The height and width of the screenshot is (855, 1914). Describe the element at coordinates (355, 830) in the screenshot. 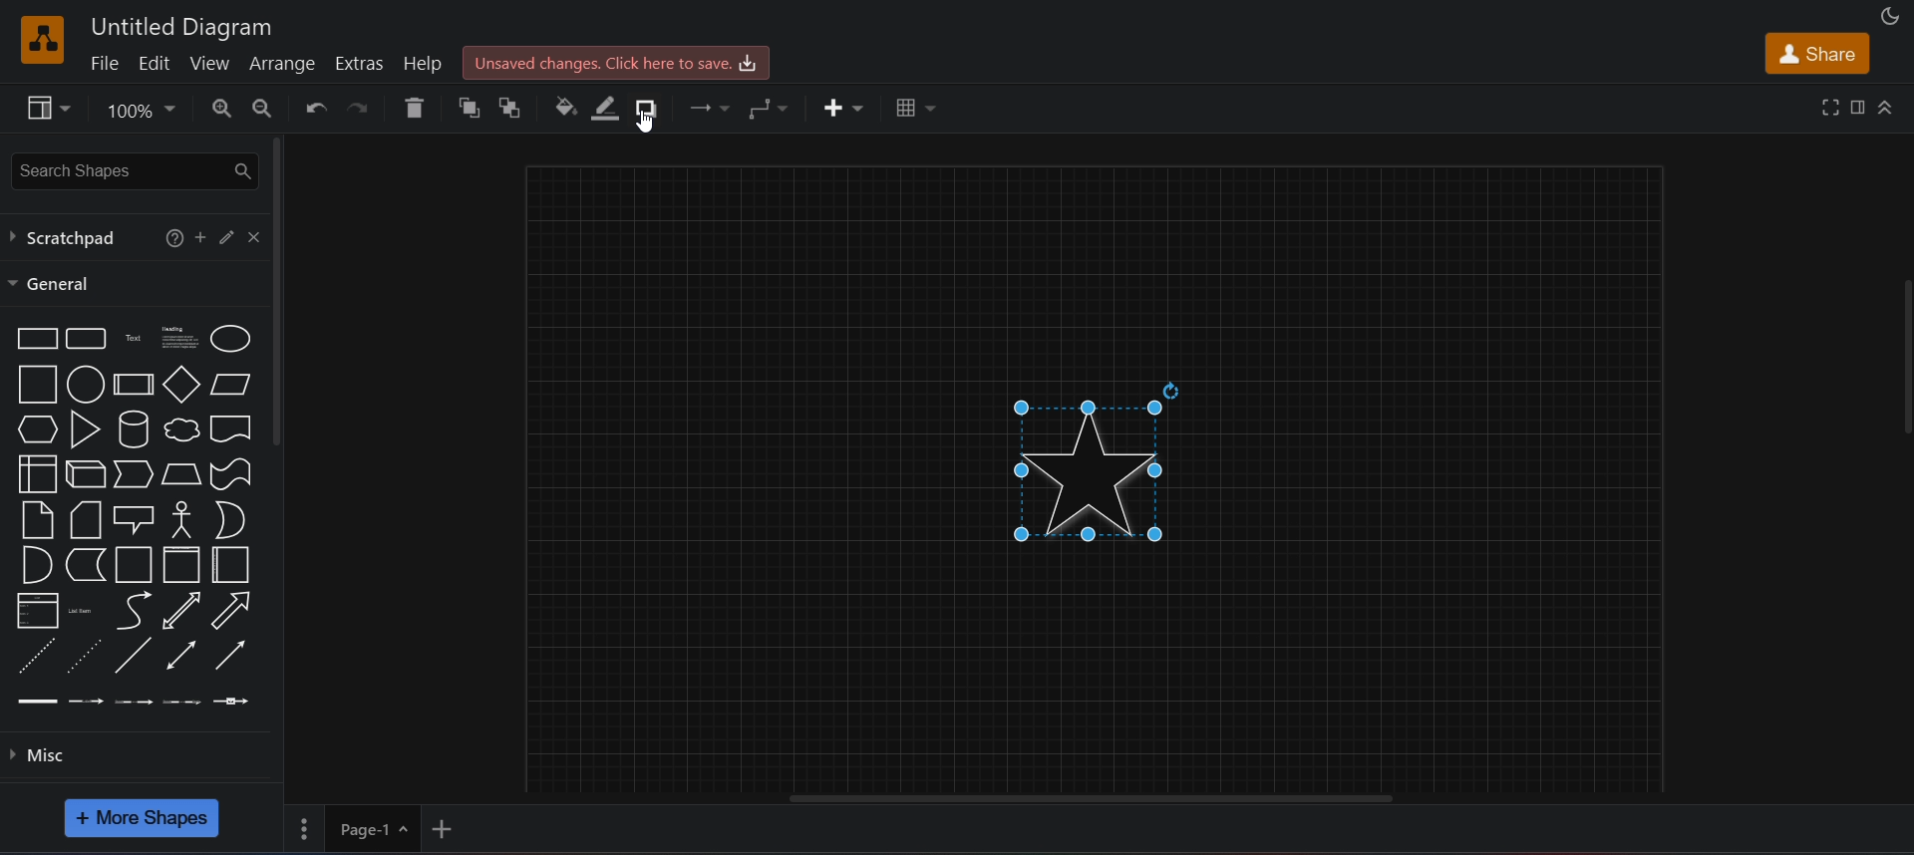

I see `page 1` at that location.